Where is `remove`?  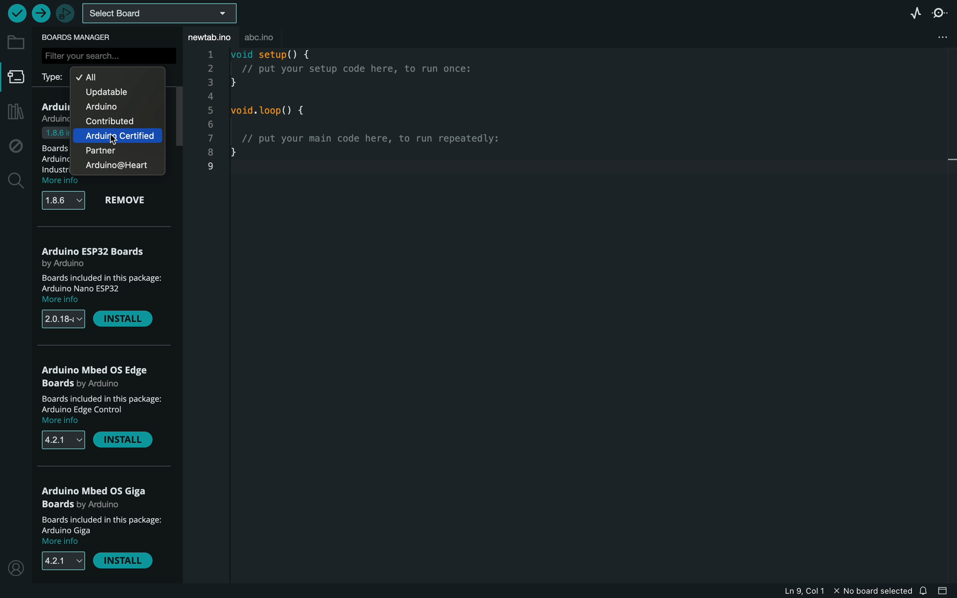 remove is located at coordinates (127, 201).